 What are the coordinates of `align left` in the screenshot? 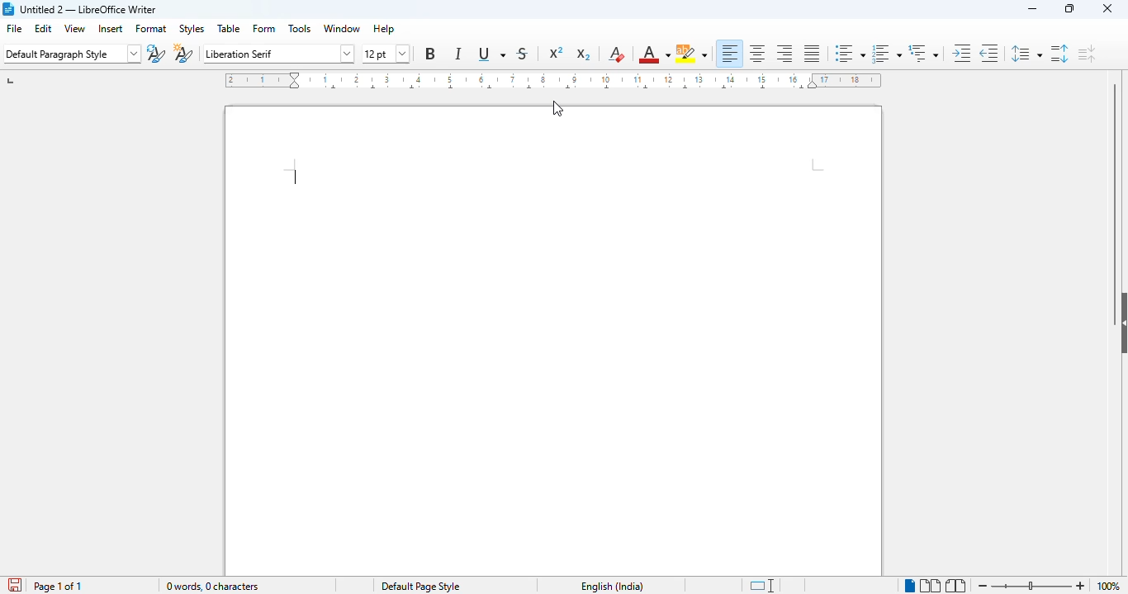 It's located at (730, 53).